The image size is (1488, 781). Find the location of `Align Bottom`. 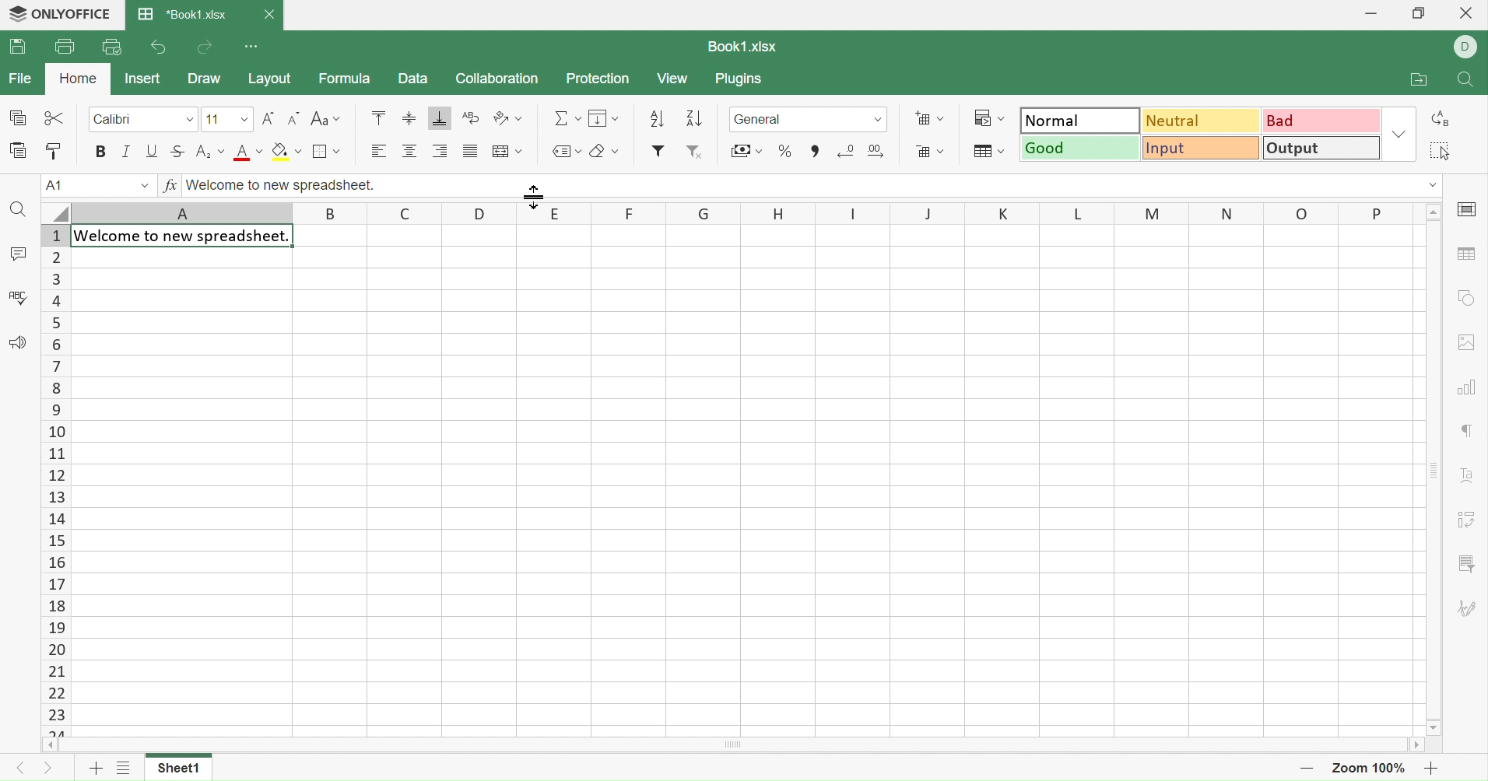

Align Bottom is located at coordinates (439, 119).